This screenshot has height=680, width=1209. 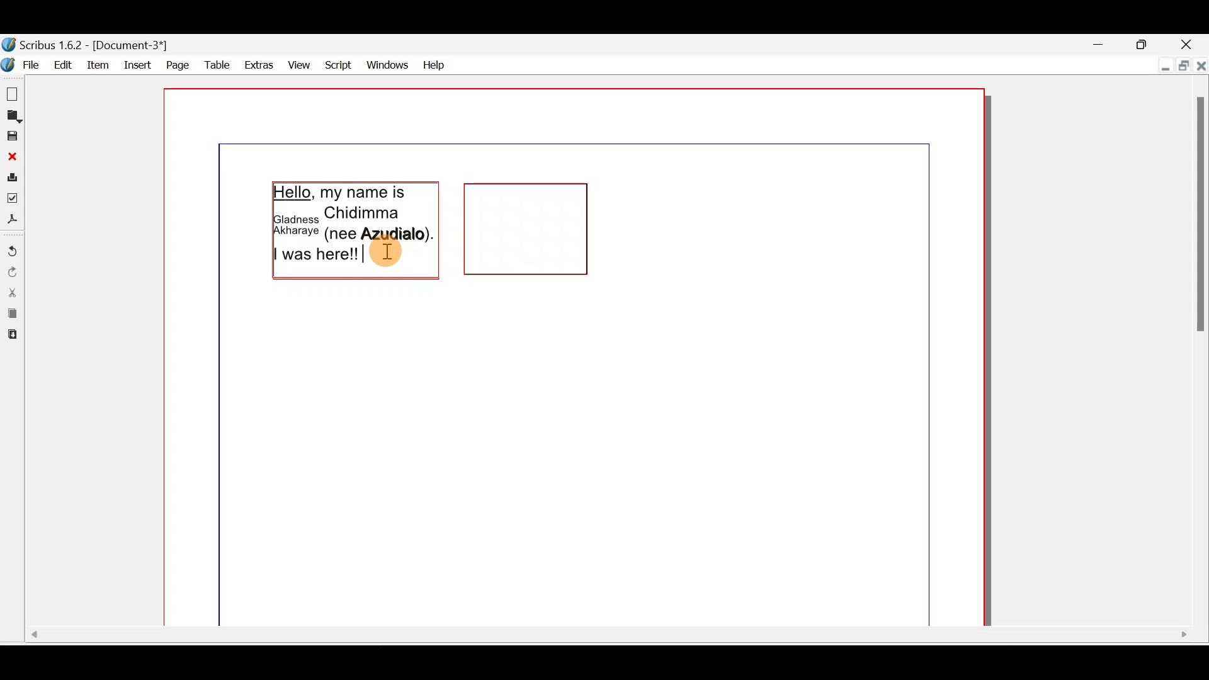 What do you see at coordinates (12, 176) in the screenshot?
I see `Print` at bounding box center [12, 176].